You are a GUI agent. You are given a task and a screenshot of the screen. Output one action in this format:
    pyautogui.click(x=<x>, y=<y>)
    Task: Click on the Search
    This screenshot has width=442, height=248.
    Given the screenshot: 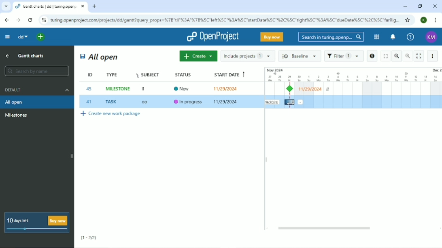 What is the action you would take?
    pyautogui.click(x=331, y=37)
    